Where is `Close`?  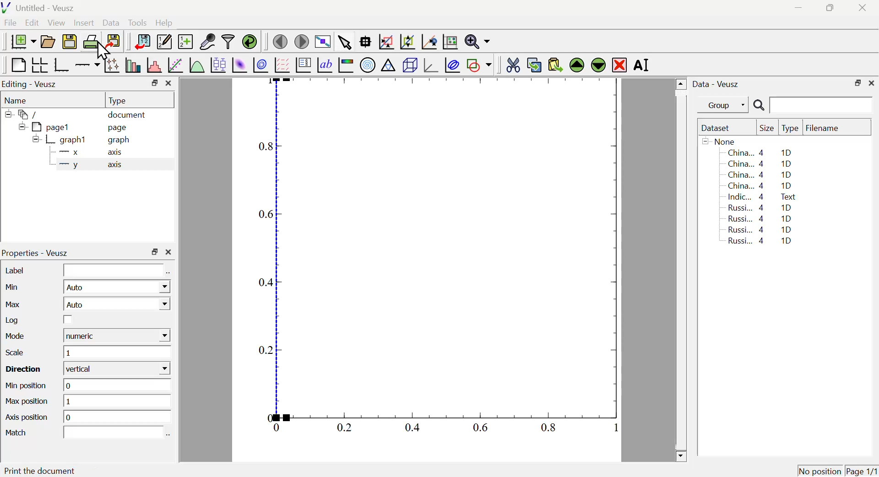
Close is located at coordinates (861, 9).